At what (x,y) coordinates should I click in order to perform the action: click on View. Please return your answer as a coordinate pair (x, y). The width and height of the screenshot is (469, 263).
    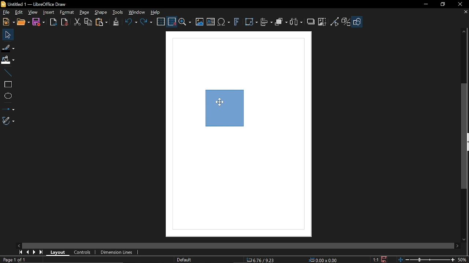
    Looking at the image, I should click on (32, 13).